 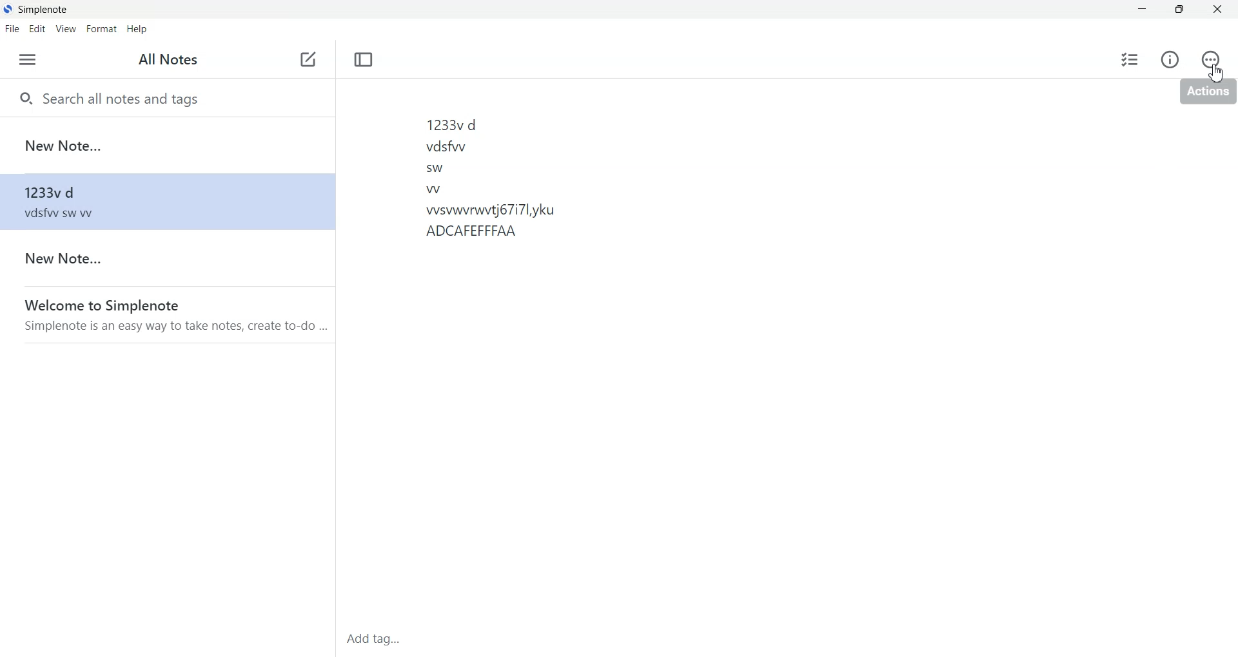 I want to click on 1233vd

vdsfwv

sw

w
wsvwvrwitj67i7l,yku
ADCAFEFFFAA, so click(x=493, y=180).